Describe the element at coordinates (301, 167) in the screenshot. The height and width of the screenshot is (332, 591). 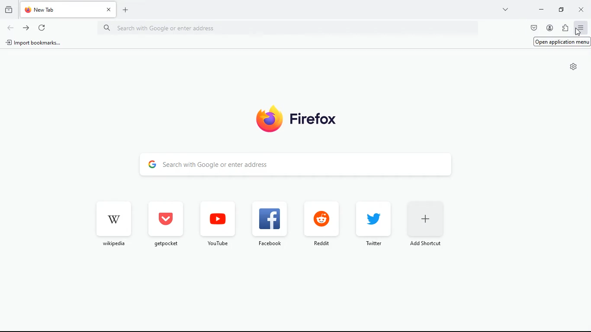
I see `search` at that location.